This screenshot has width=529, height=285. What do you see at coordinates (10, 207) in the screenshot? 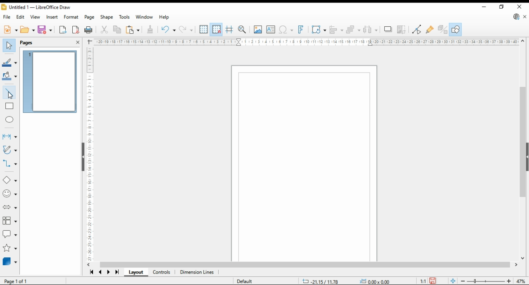
I see `block arrows` at bounding box center [10, 207].